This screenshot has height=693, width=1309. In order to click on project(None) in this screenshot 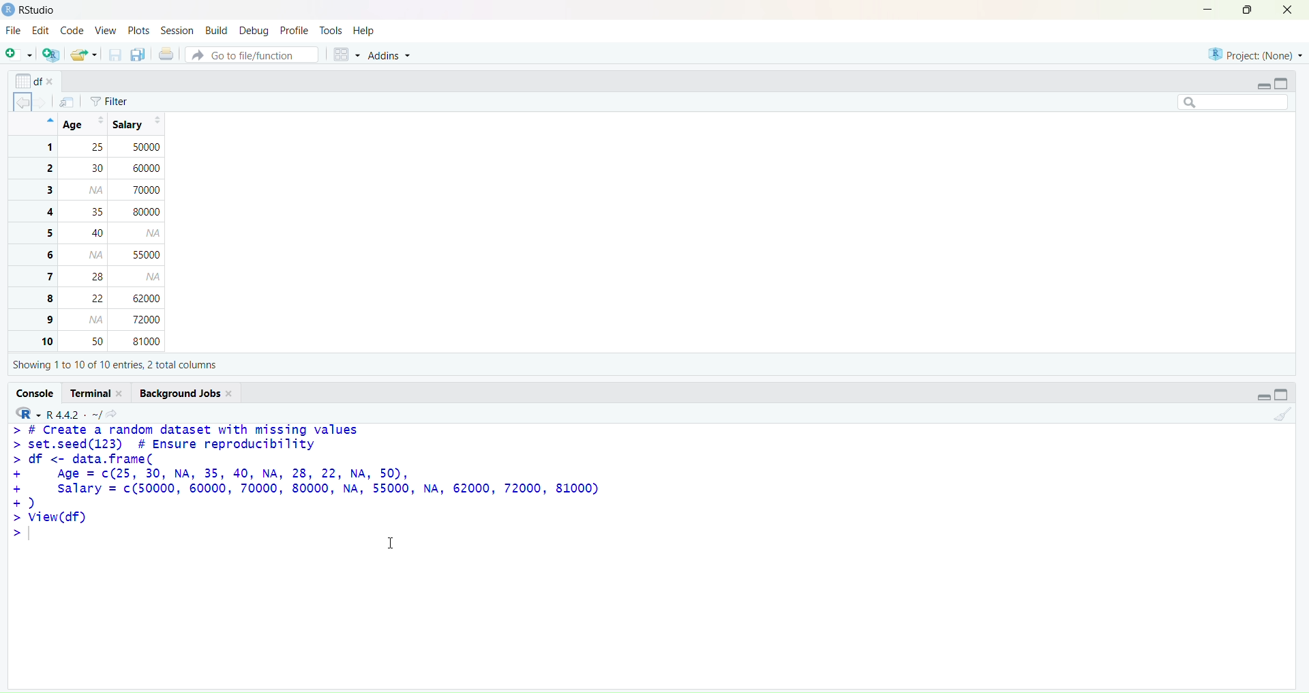, I will do `click(1254, 53)`.